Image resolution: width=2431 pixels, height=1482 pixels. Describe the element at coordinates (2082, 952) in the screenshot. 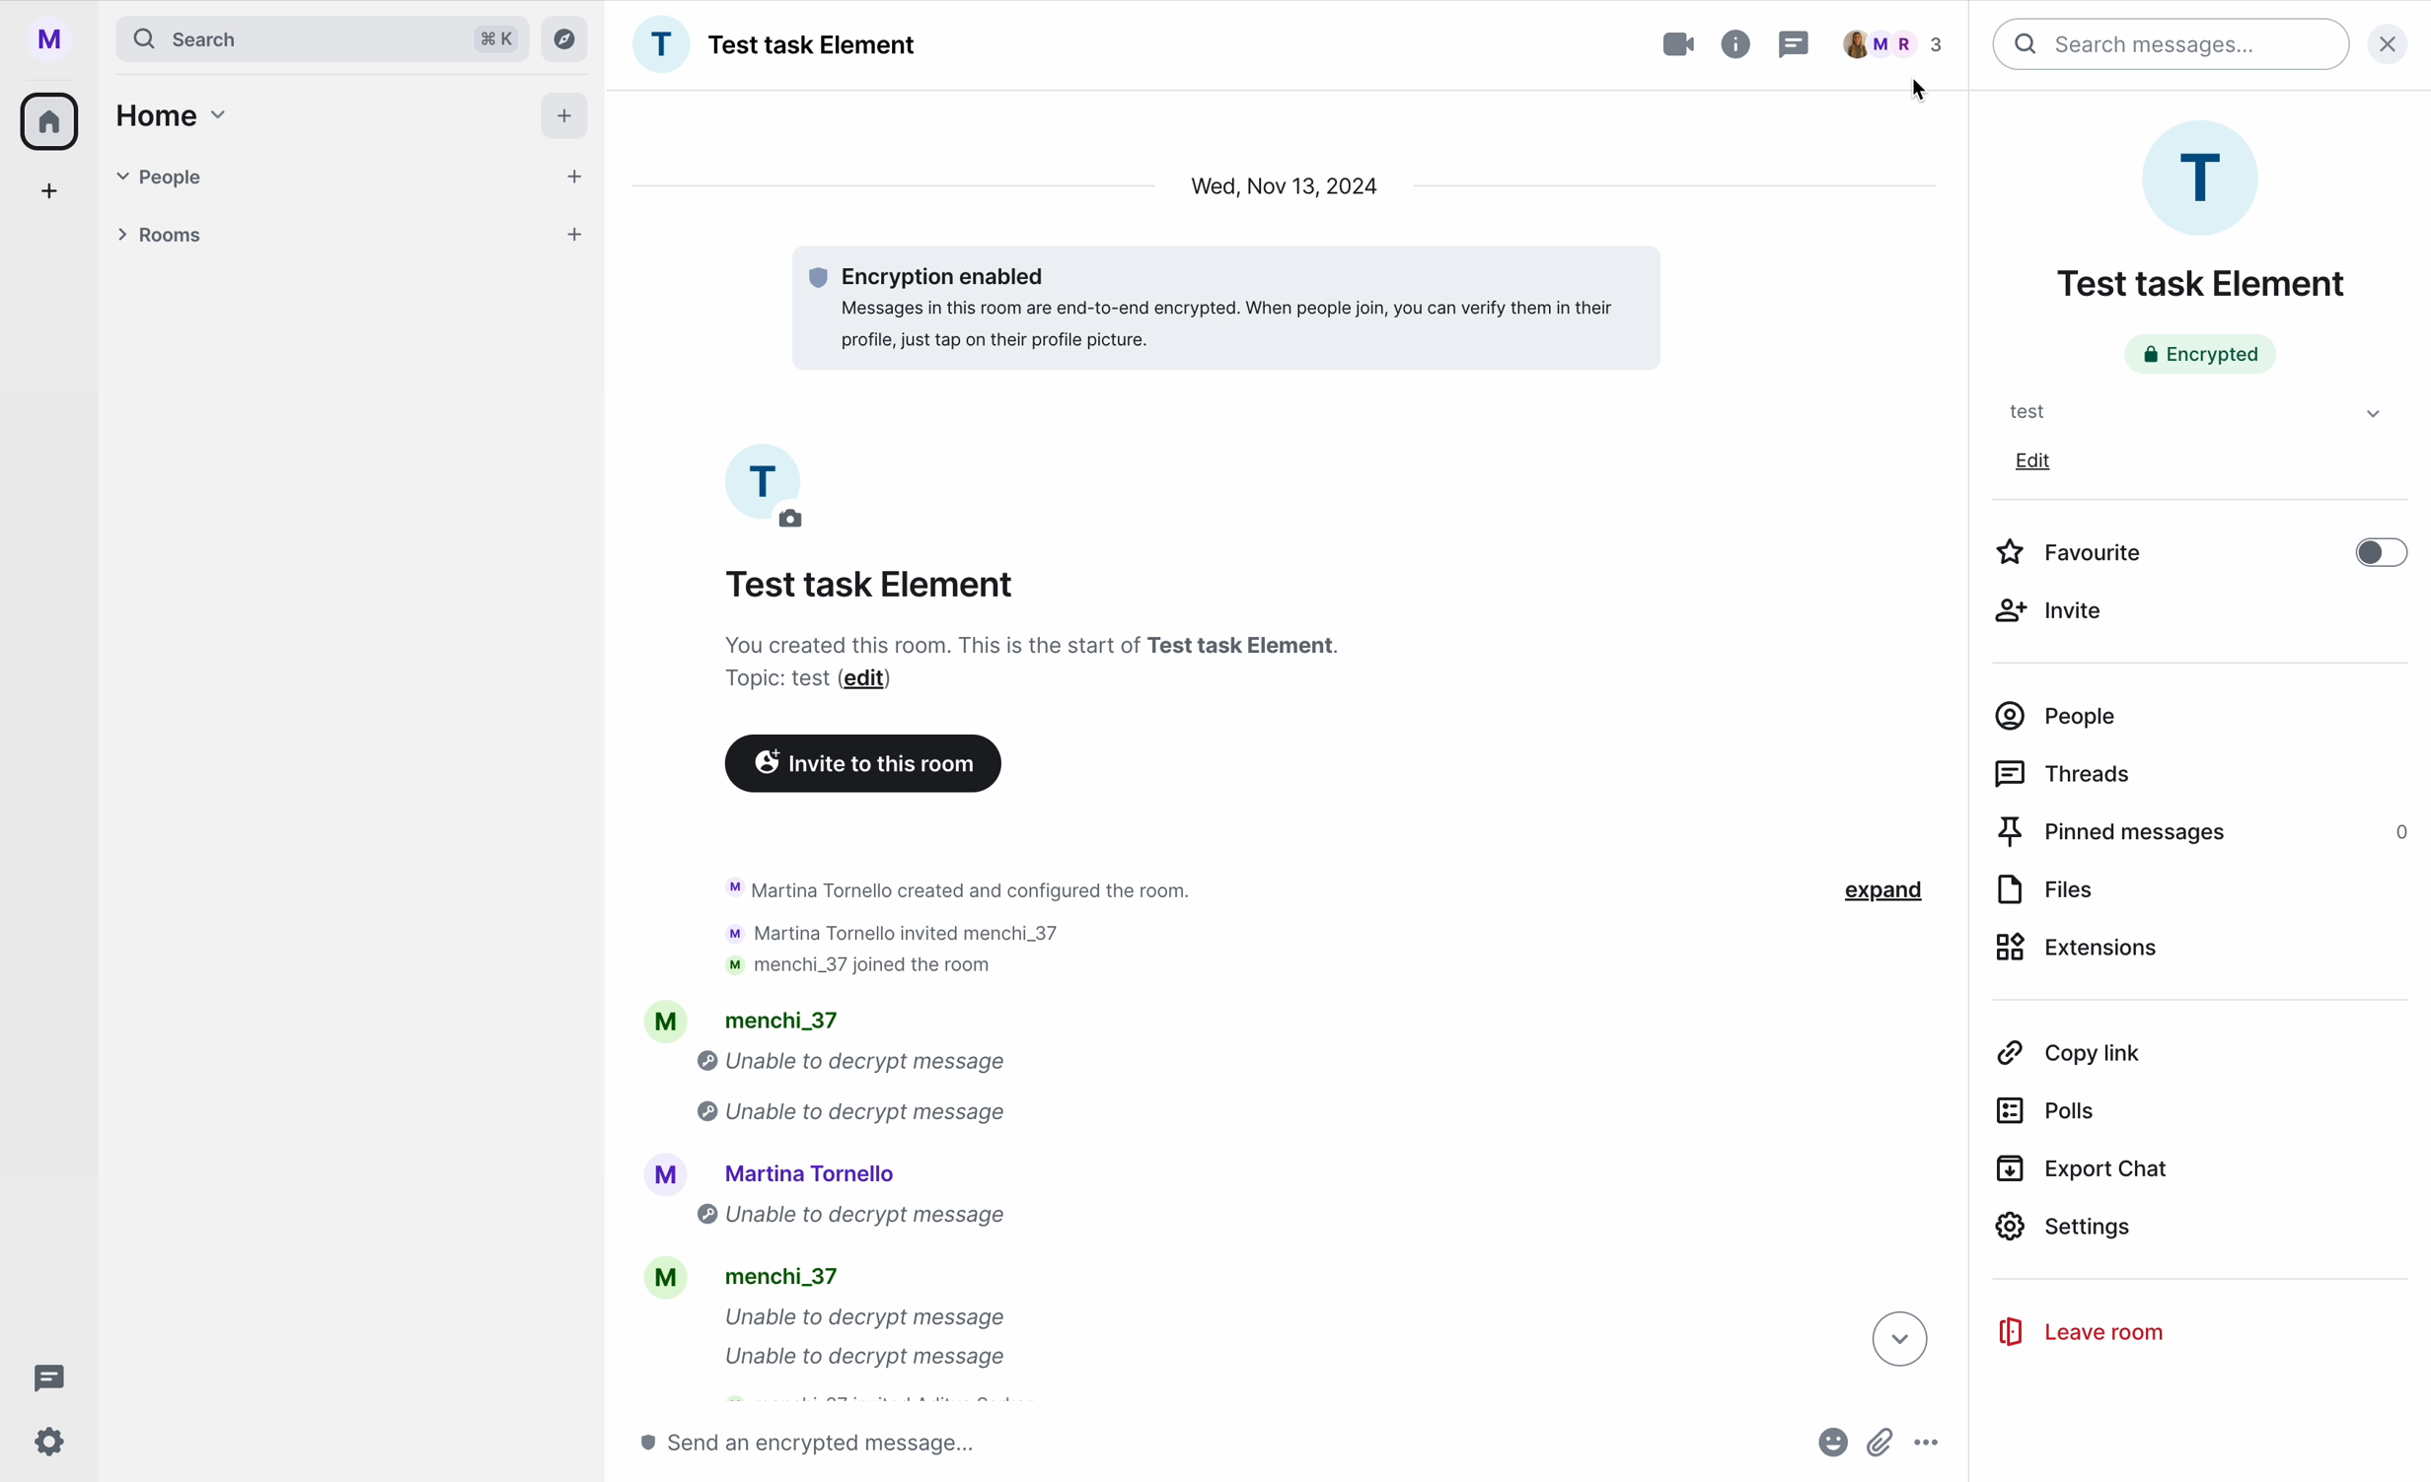

I see `extensions` at that location.